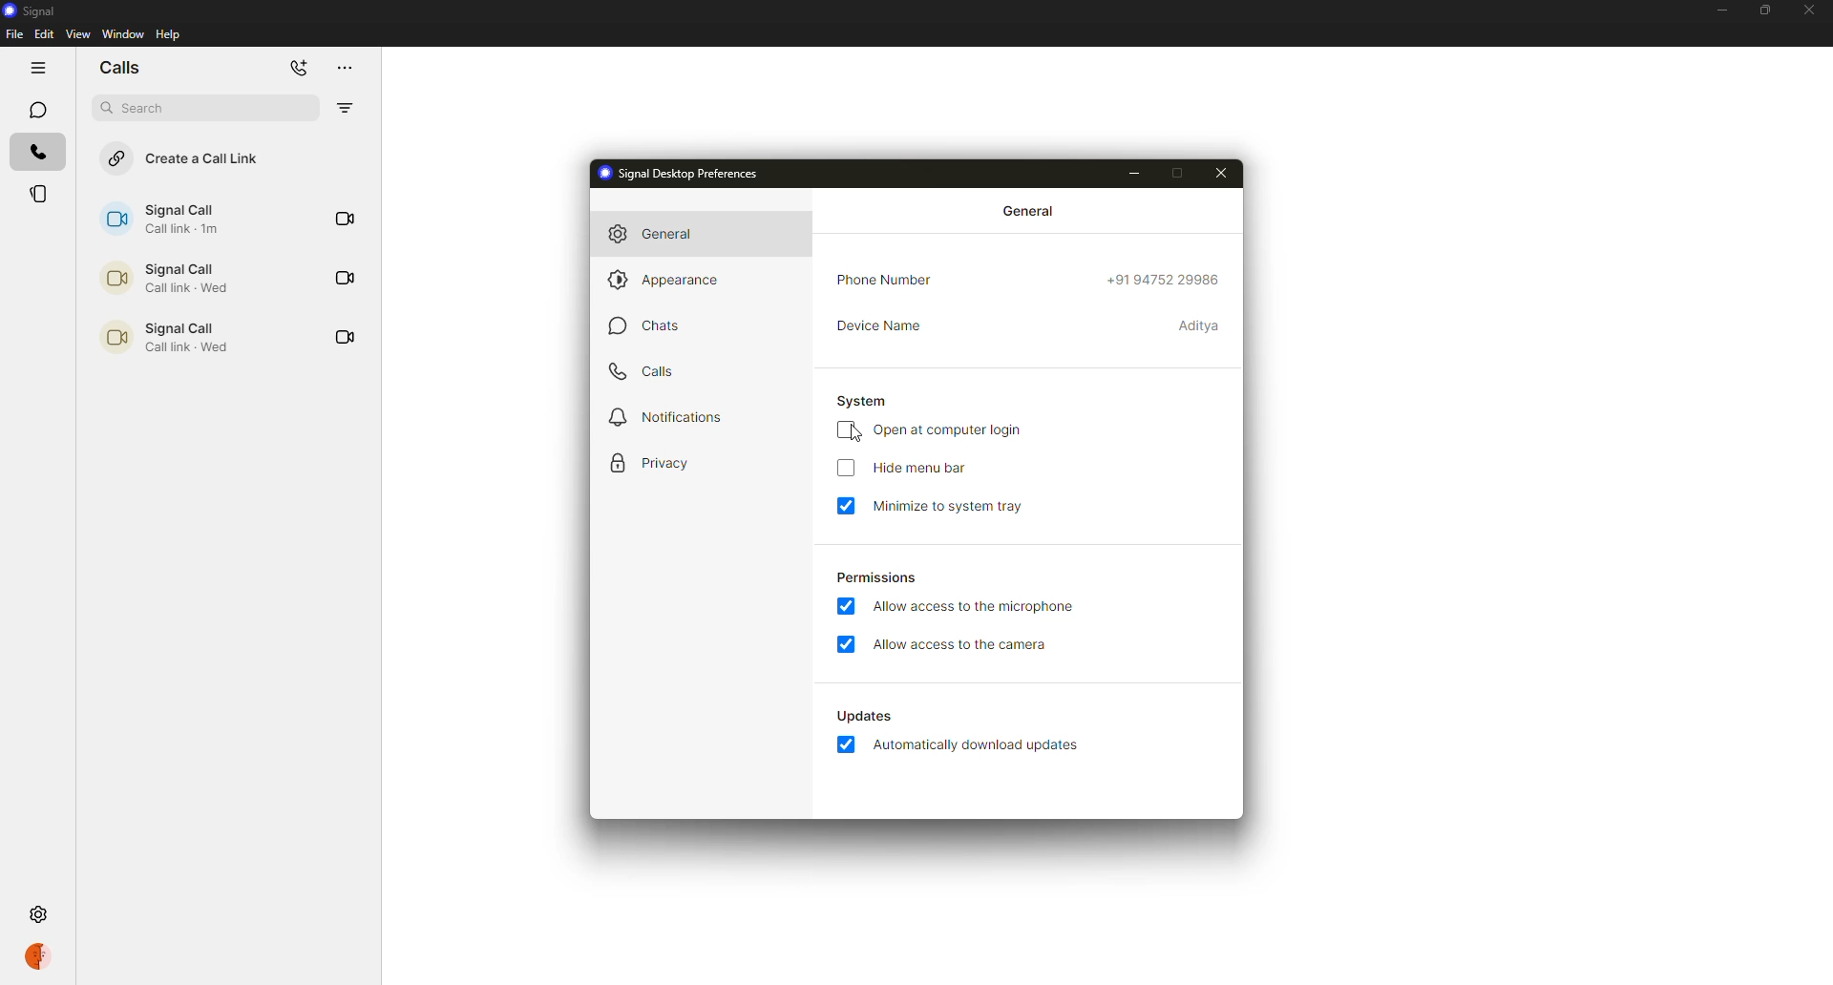  Describe the element at coordinates (161, 336) in the screenshot. I see `call link` at that location.